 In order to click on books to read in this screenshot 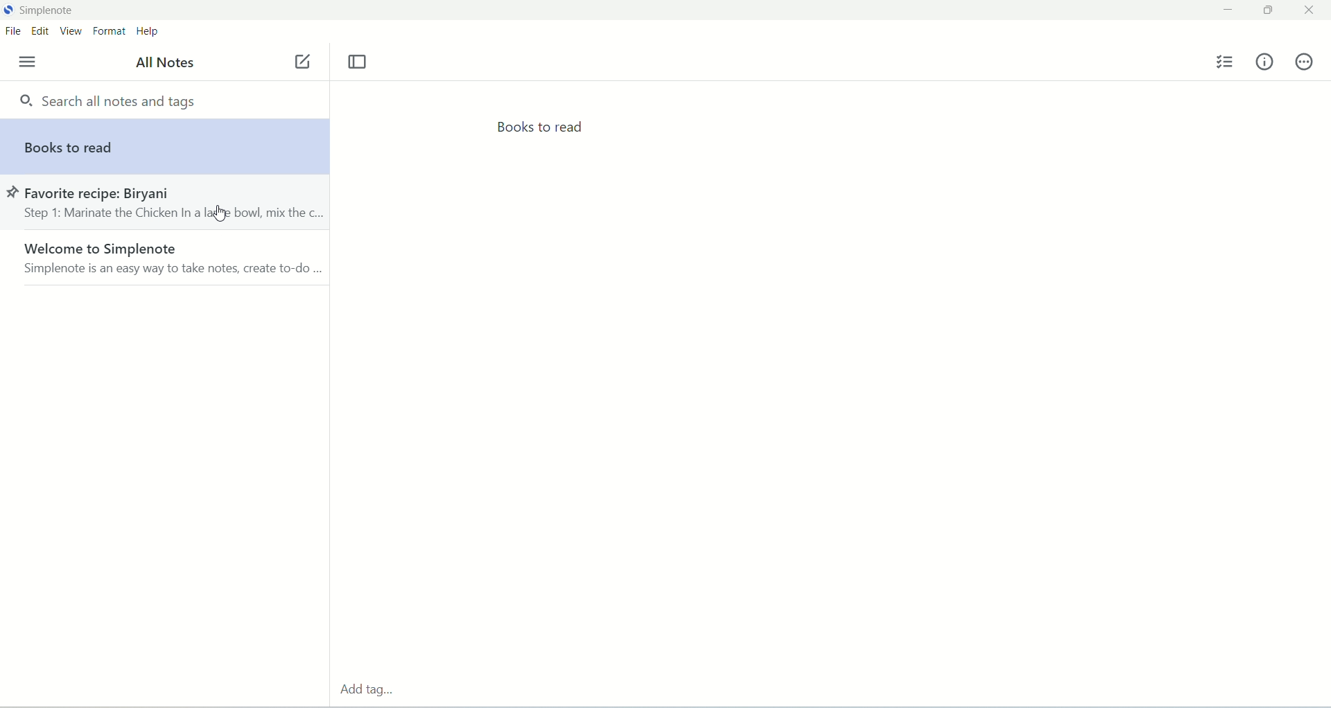, I will do `click(166, 147)`.